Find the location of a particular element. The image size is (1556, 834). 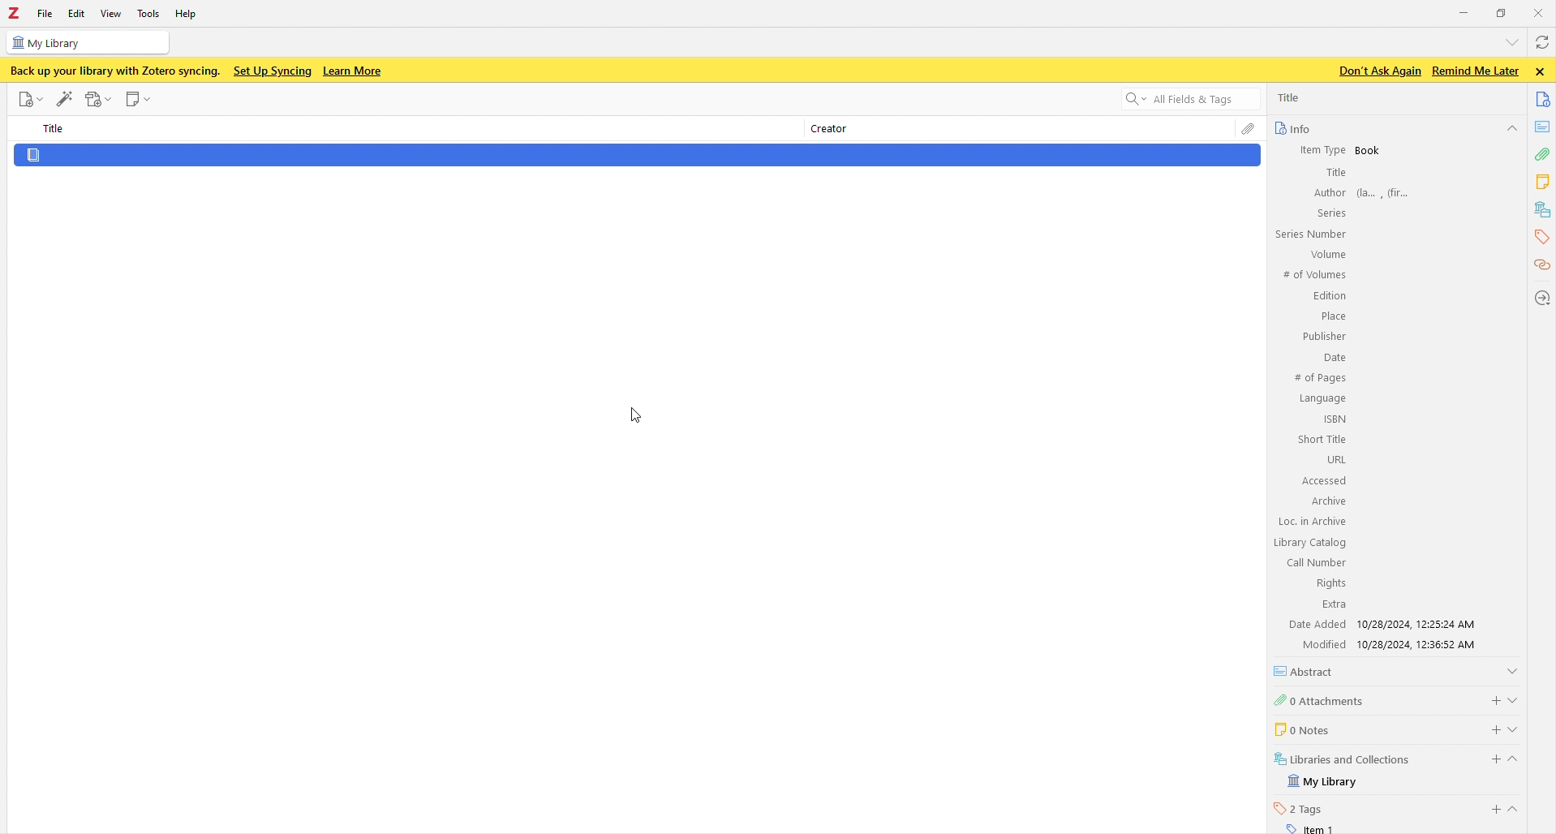

documents is located at coordinates (1544, 98).